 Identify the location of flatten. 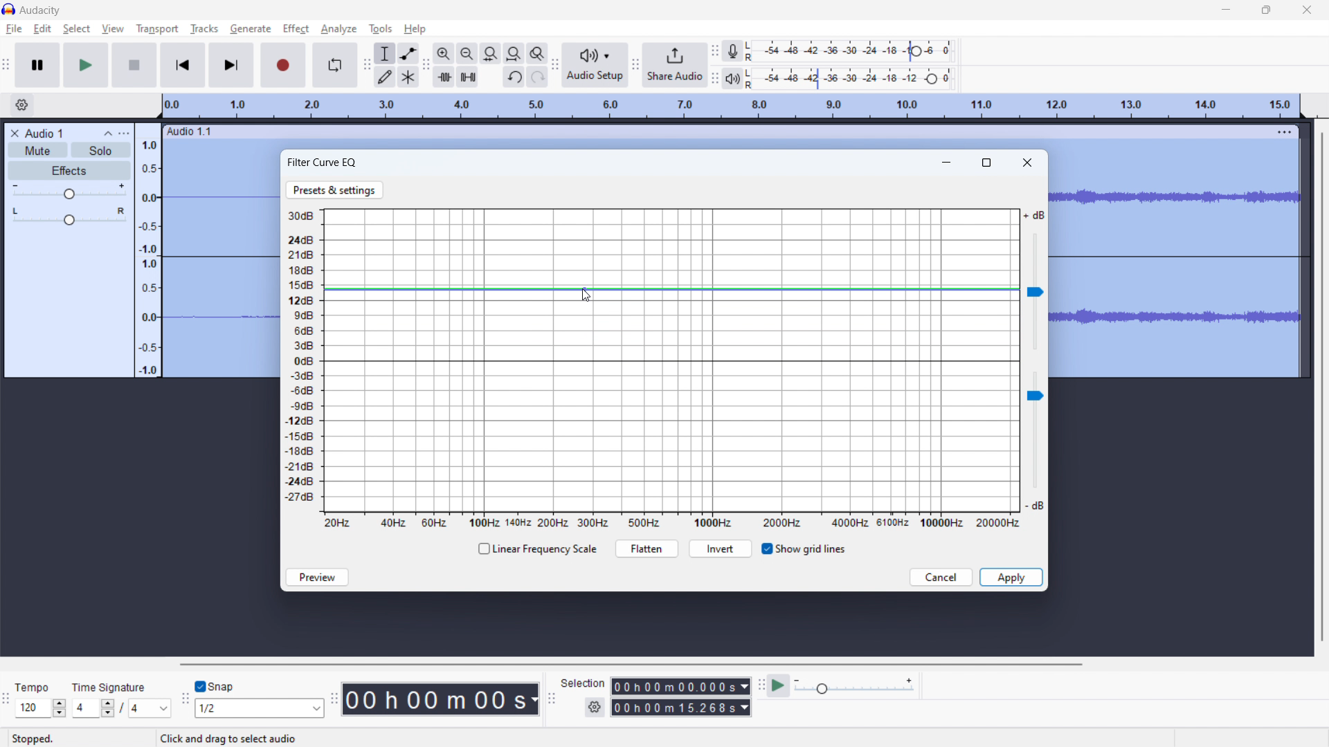
(647, 548).